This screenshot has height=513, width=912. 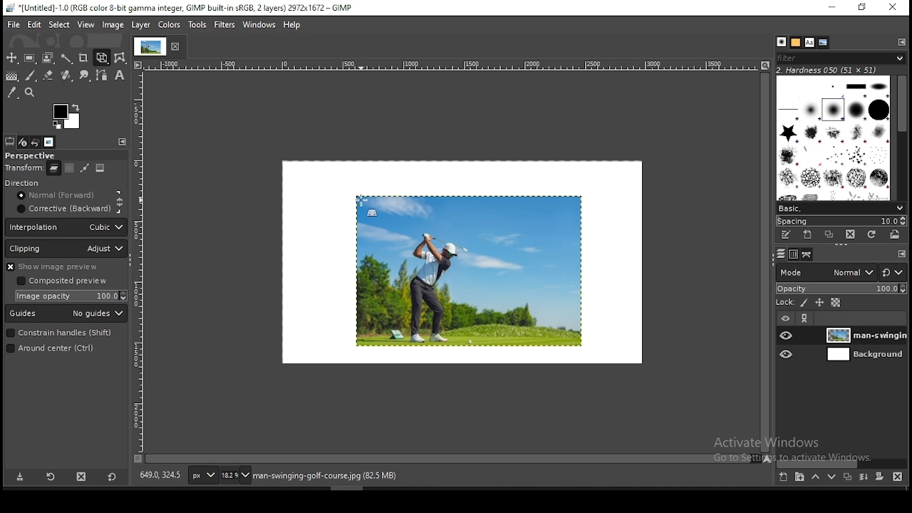 What do you see at coordinates (140, 261) in the screenshot?
I see `vertical scale` at bounding box center [140, 261].